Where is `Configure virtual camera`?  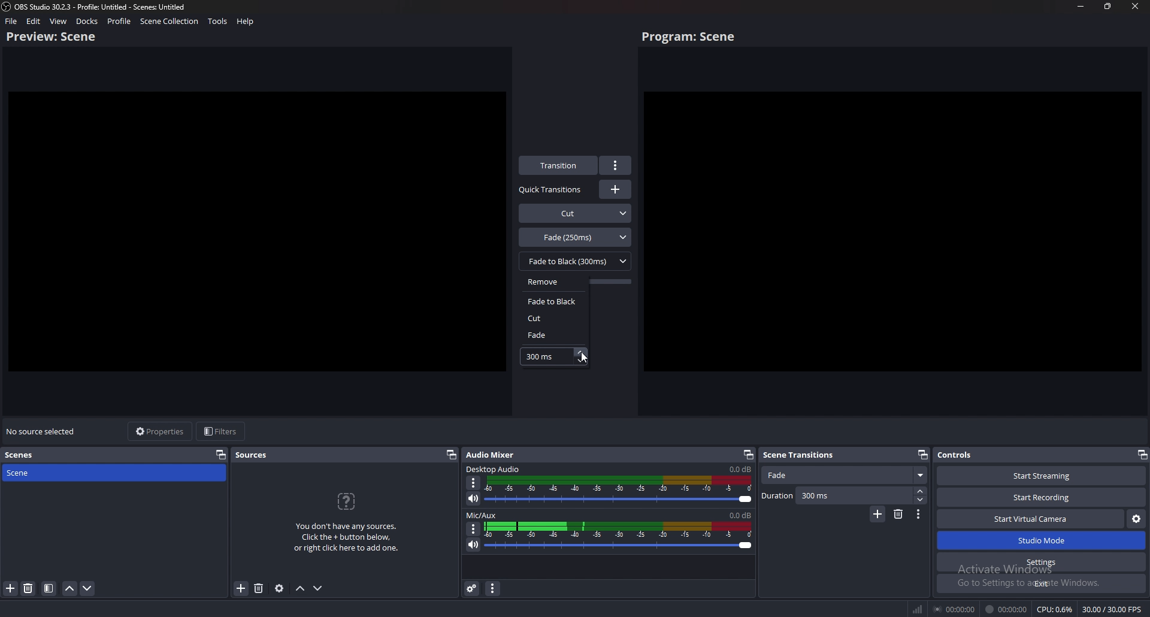
Configure virtual camera is located at coordinates (1136, 519).